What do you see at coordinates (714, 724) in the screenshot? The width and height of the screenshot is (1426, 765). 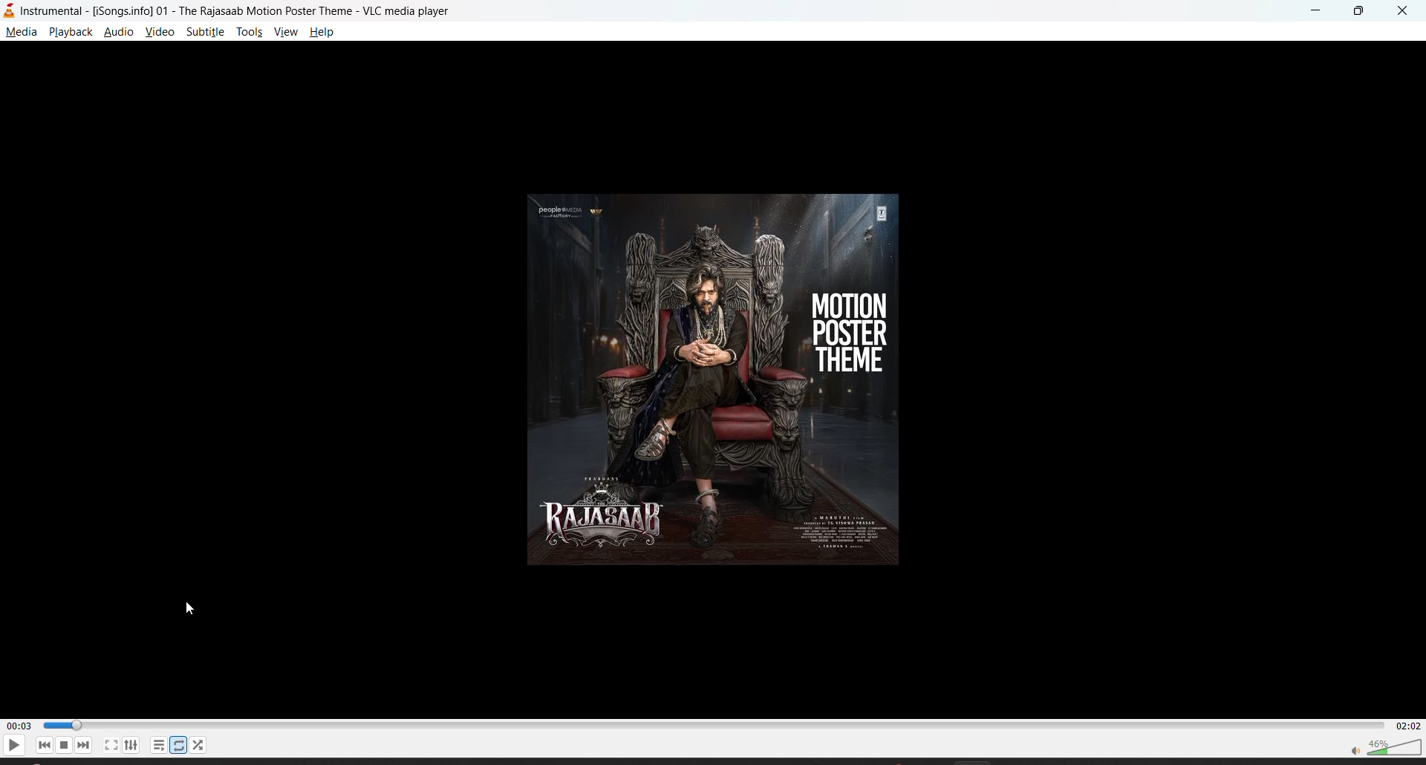 I see `Progress` at bounding box center [714, 724].